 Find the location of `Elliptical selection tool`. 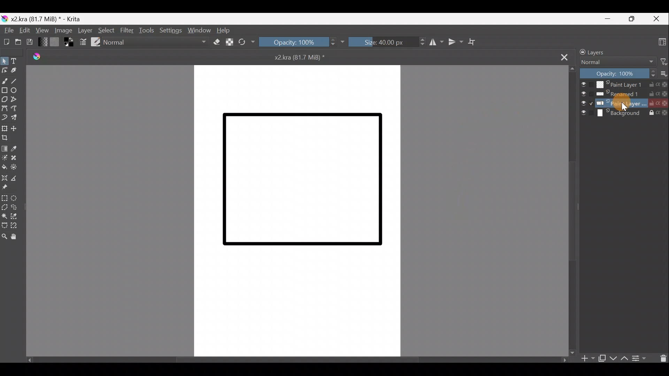

Elliptical selection tool is located at coordinates (16, 198).